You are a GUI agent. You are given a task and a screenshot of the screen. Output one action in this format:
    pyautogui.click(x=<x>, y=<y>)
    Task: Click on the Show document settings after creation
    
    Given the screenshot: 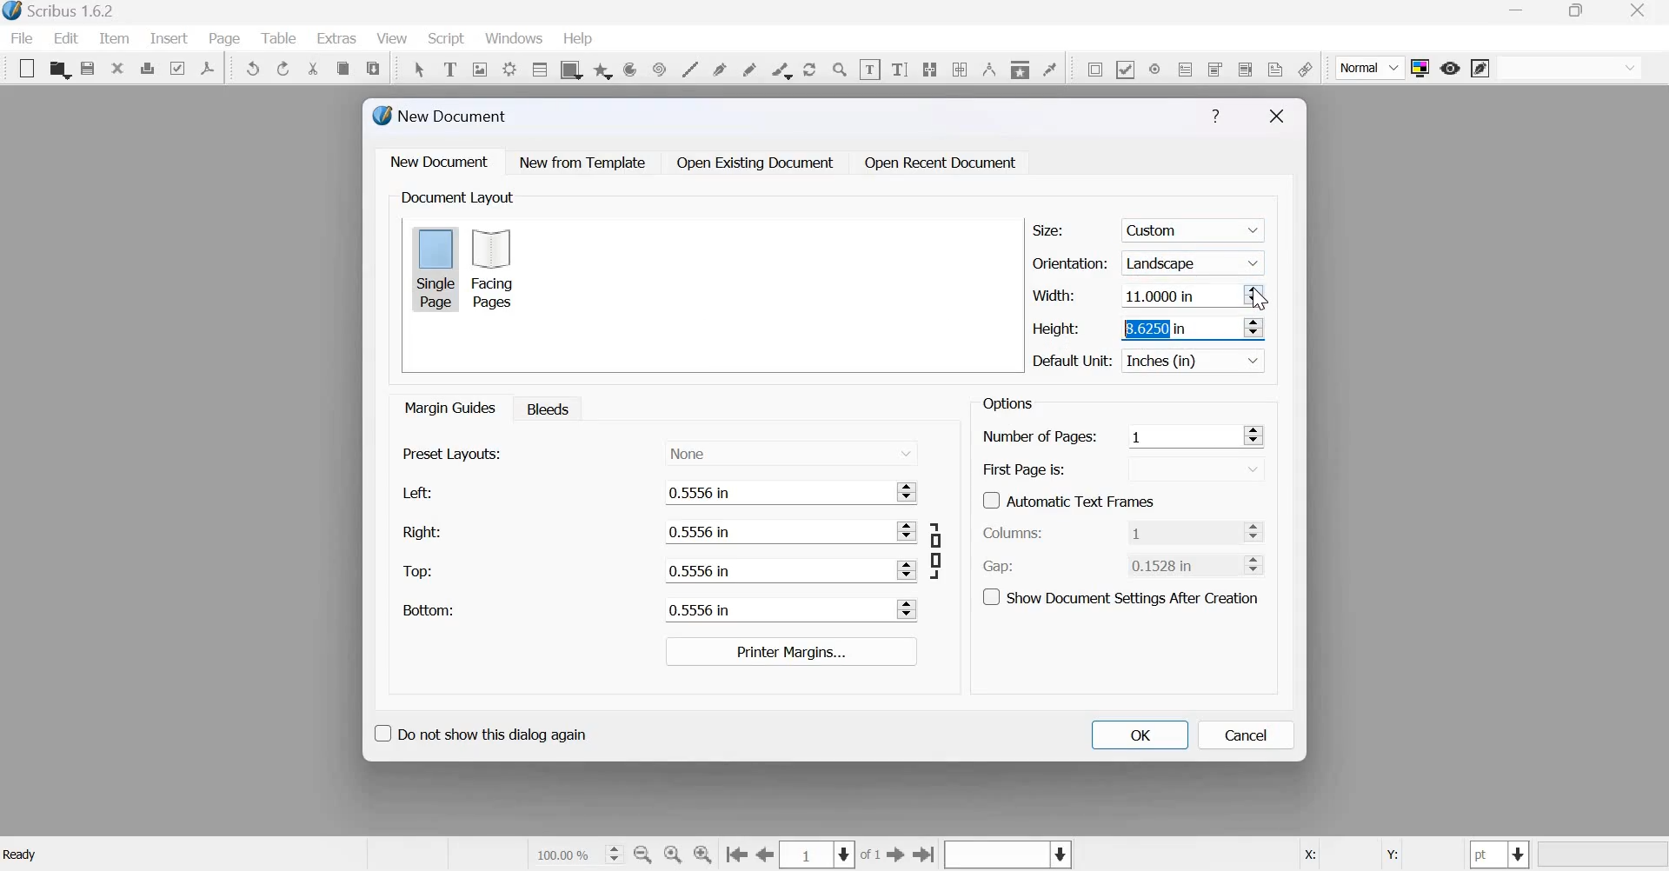 What is the action you would take?
    pyautogui.click(x=1120, y=595)
    